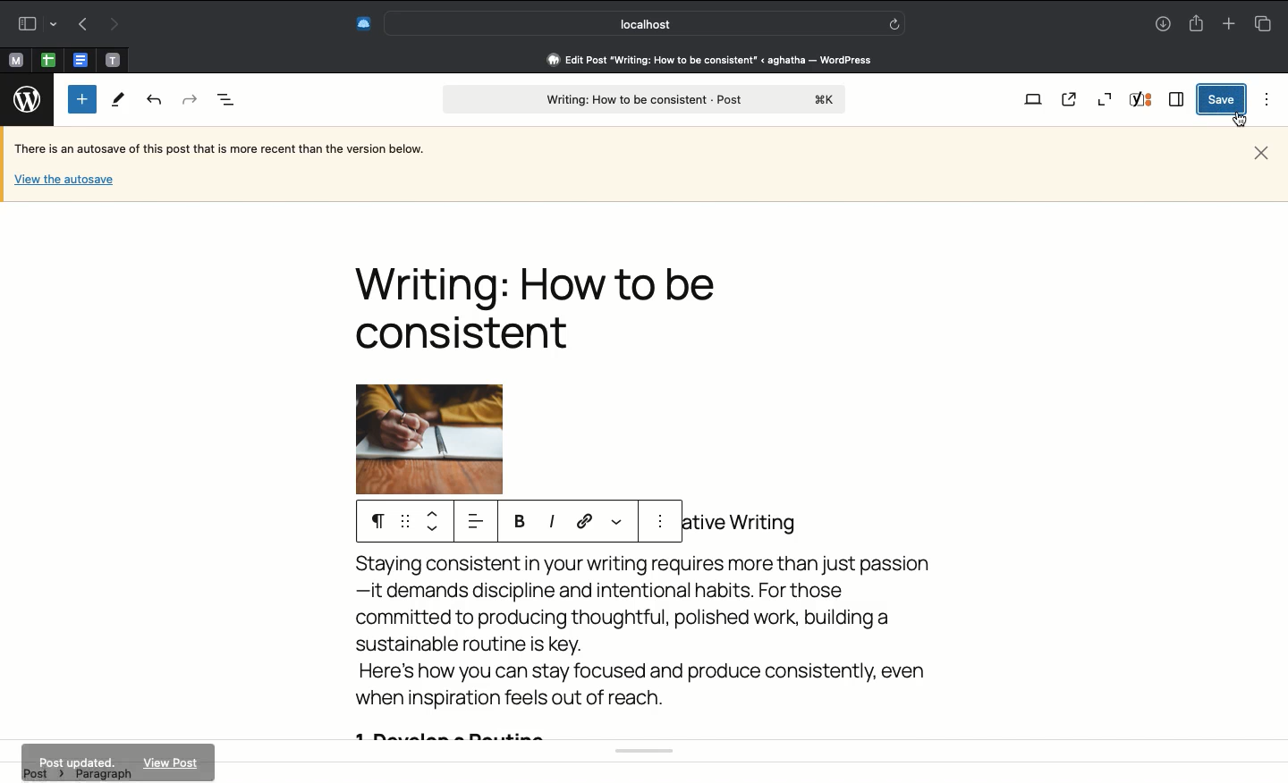 The width and height of the screenshot is (1288, 783). I want to click on Redo, so click(189, 97).